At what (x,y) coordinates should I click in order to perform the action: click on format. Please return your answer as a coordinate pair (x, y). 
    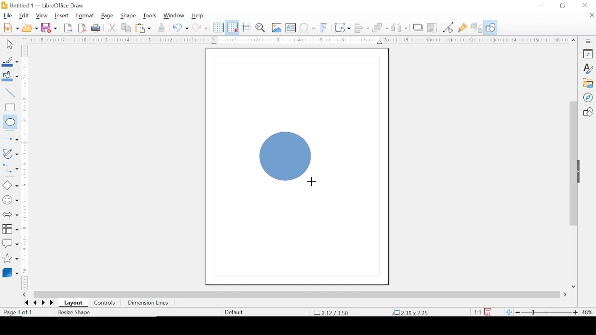
    Looking at the image, I should click on (86, 15).